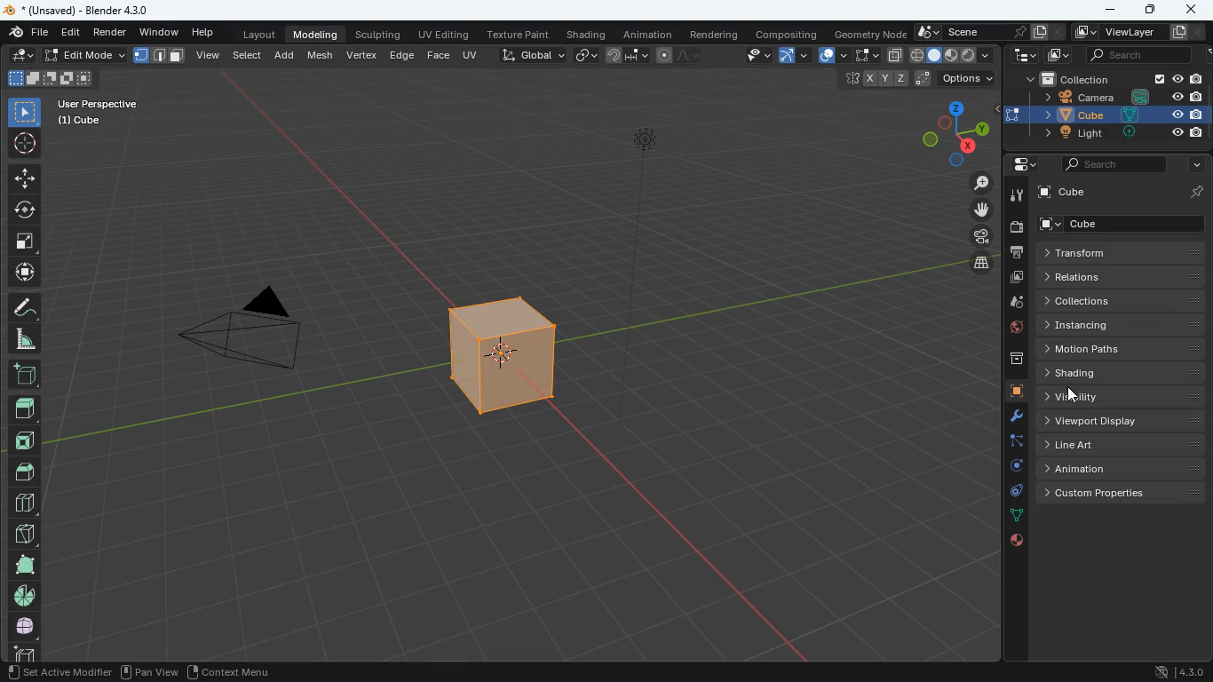  Describe the element at coordinates (1126, 224) in the screenshot. I see `cube` at that location.